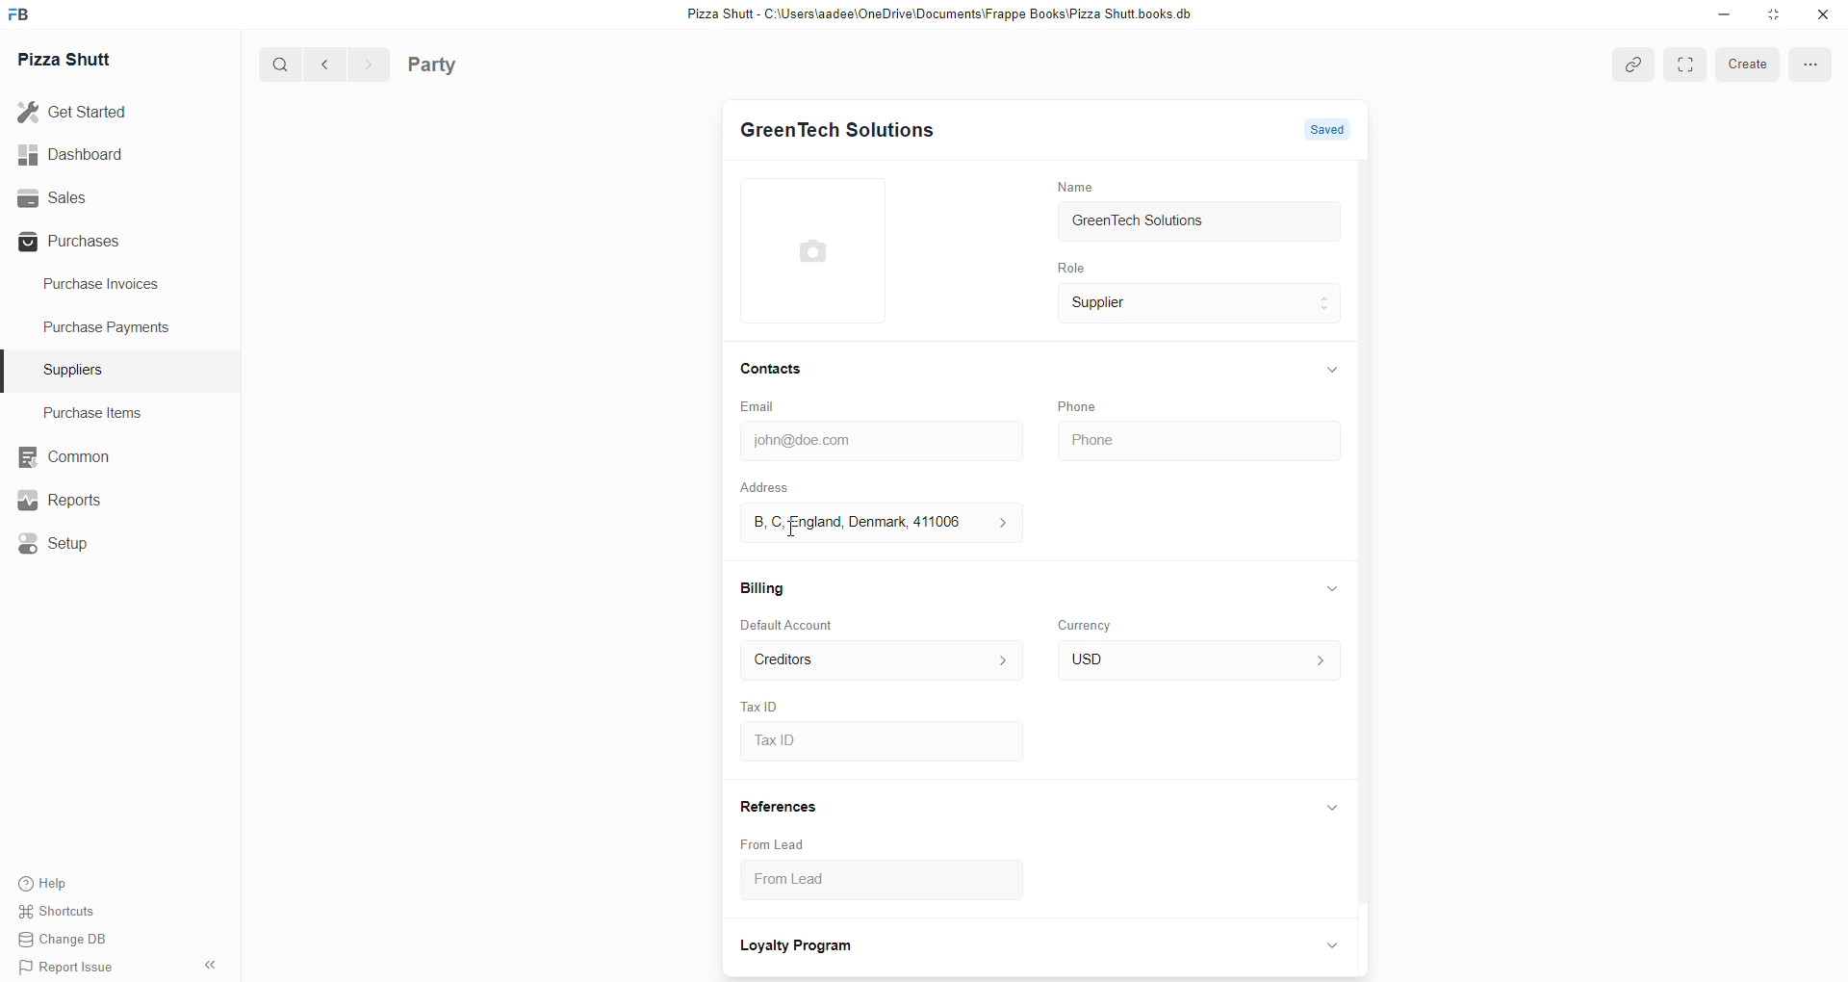  I want to click on B, C,fEngland, Denmark, 411006, so click(875, 523).